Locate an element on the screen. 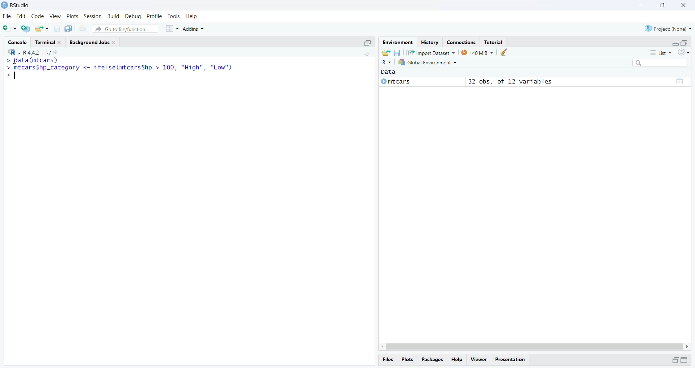  values
mtcars <Promise> is located at coordinates (534, 80).